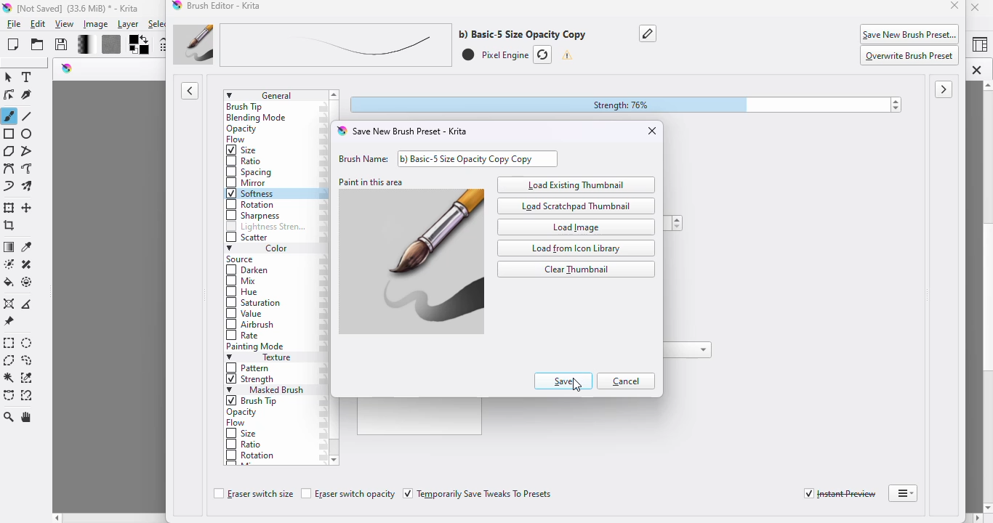 The width and height of the screenshot is (993, 523). What do you see at coordinates (252, 495) in the screenshot?
I see `eraser switch size` at bounding box center [252, 495].